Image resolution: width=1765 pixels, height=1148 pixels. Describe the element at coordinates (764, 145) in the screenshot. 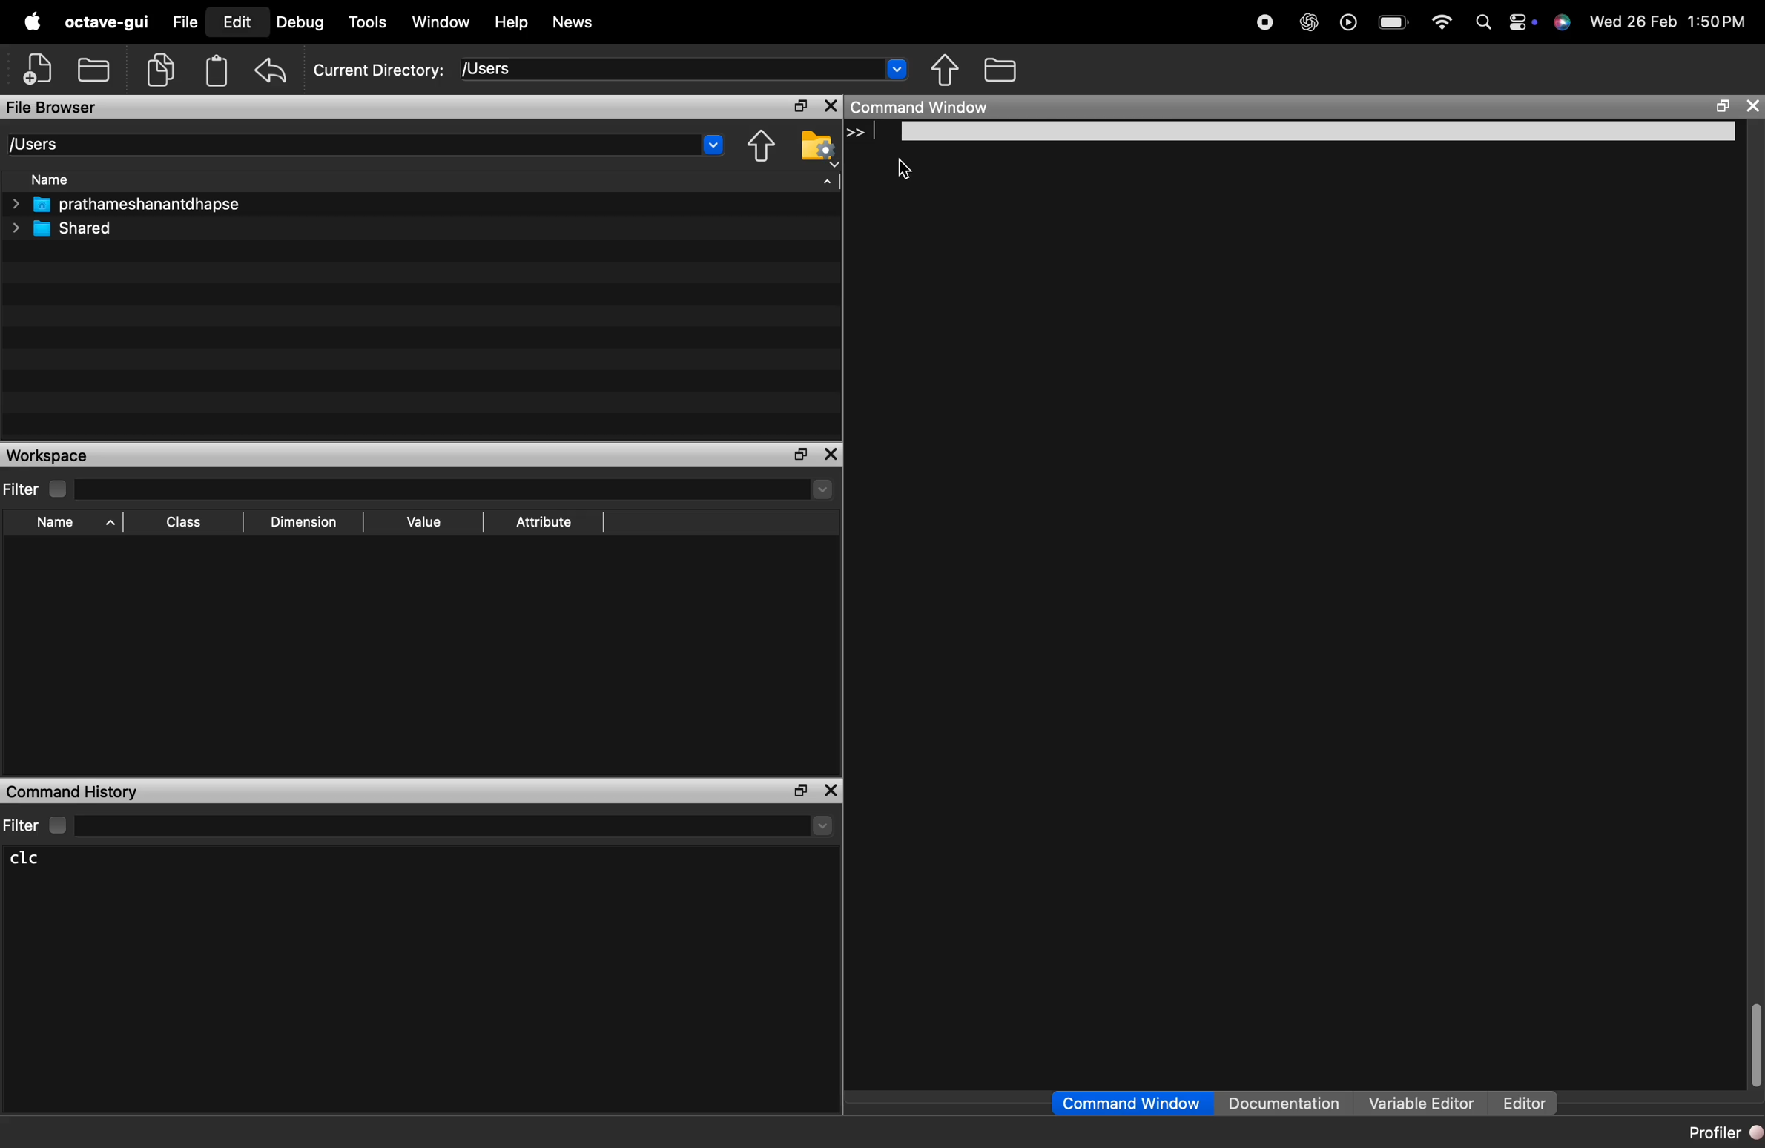

I see `one directory up` at that location.